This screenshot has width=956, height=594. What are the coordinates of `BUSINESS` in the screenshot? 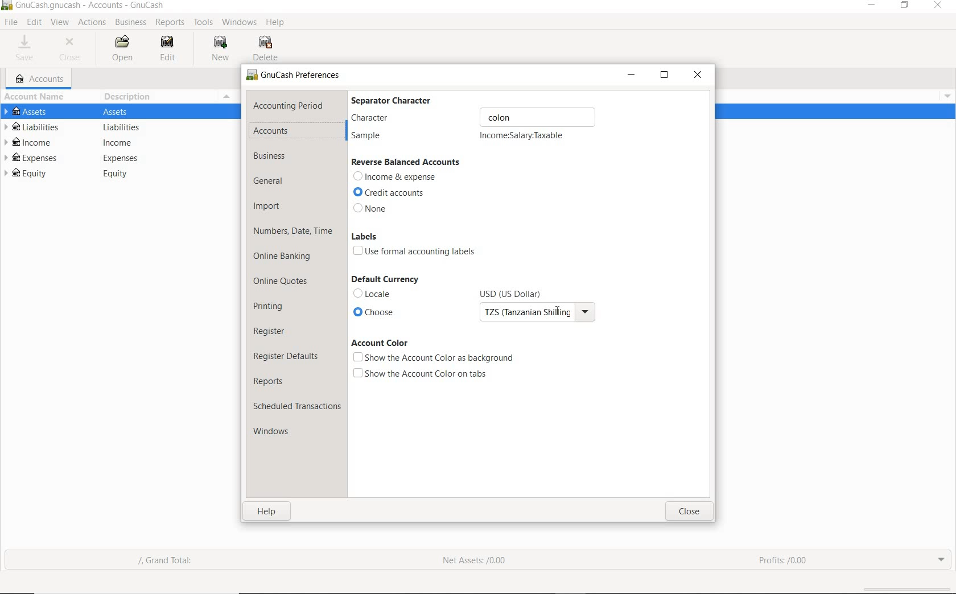 It's located at (131, 23).